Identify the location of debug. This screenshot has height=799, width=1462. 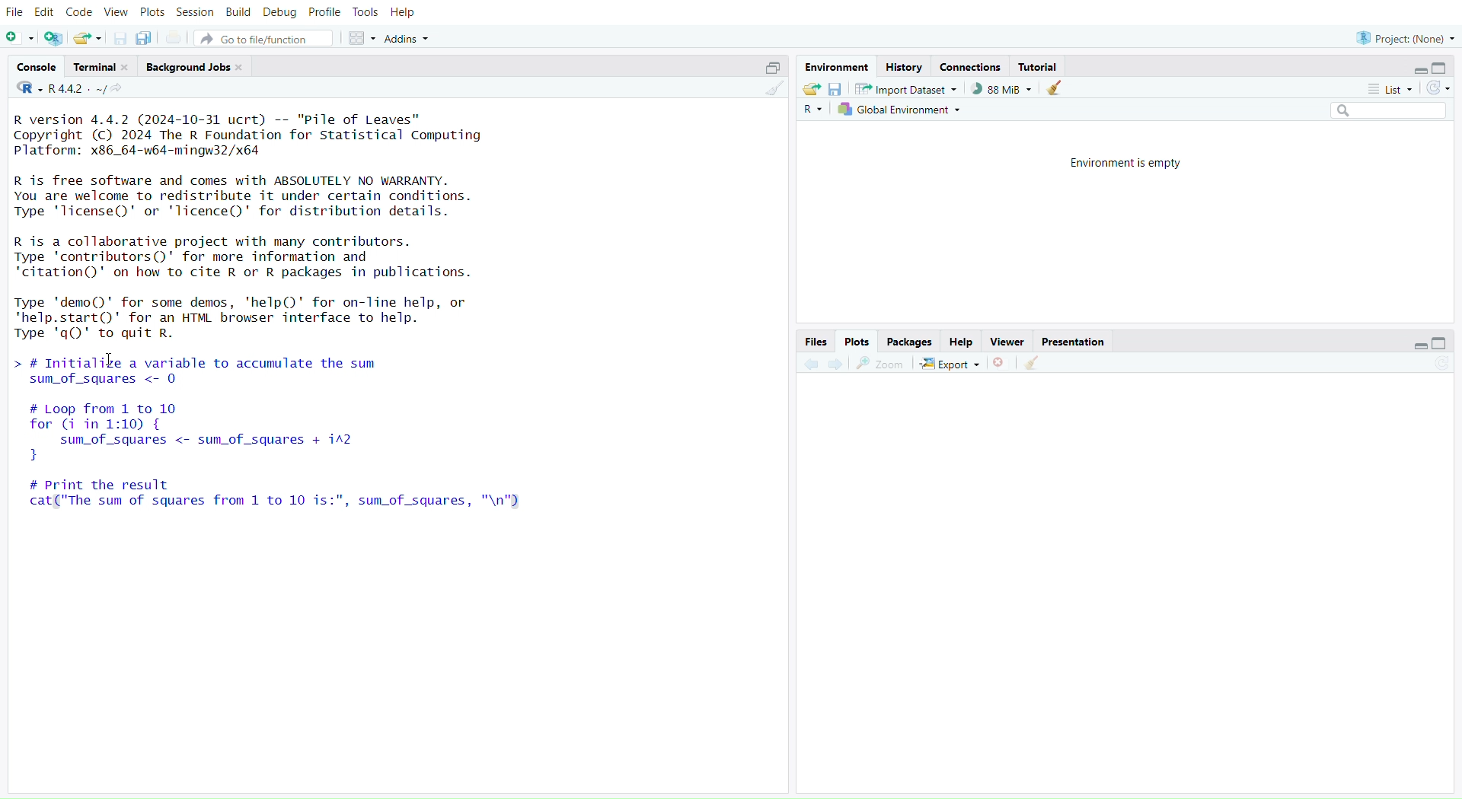
(278, 14).